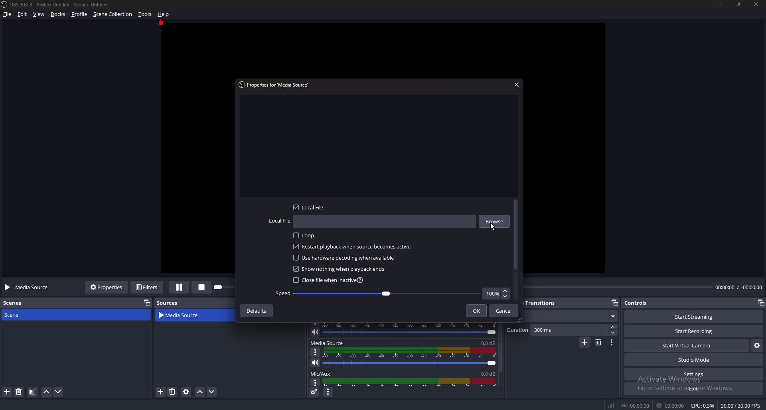 This screenshot has height=410, width=766. I want to click on pause, so click(180, 287).